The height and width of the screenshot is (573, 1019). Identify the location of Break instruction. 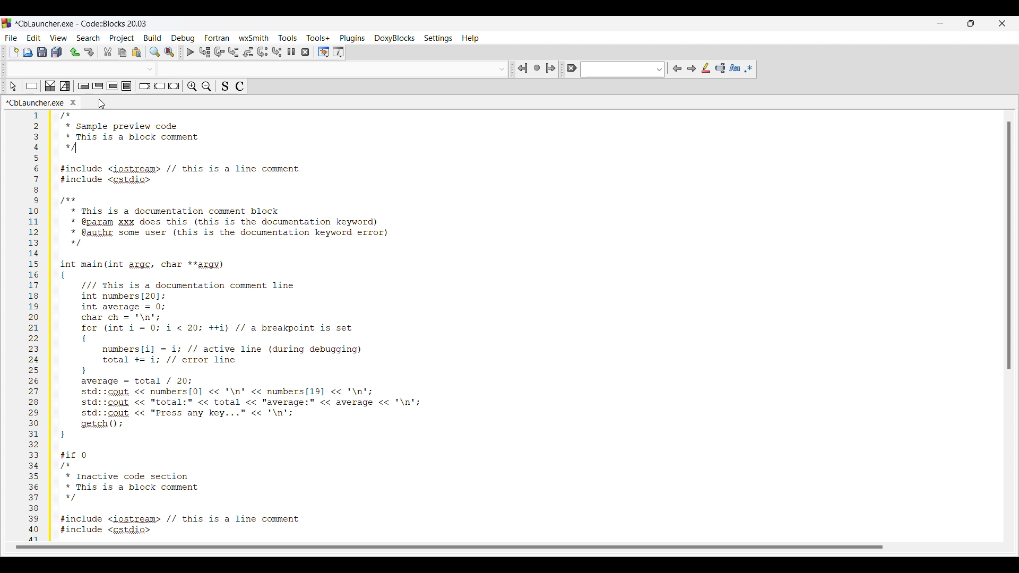
(145, 86).